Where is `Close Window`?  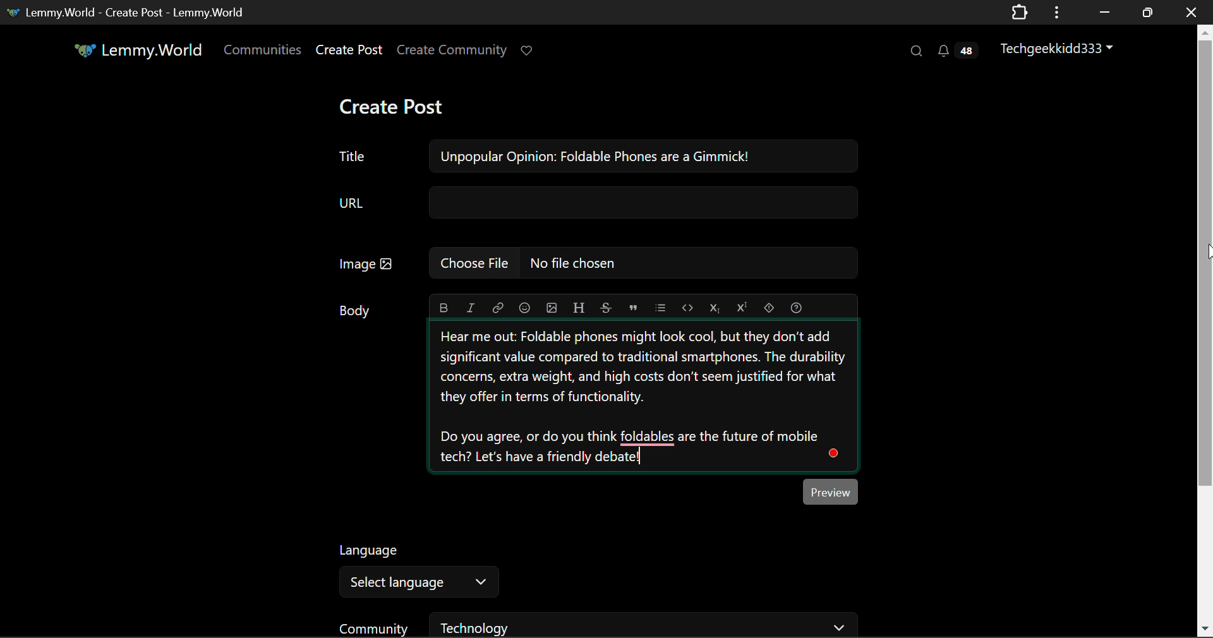 Close Window is located at coordinates (1192, 11).